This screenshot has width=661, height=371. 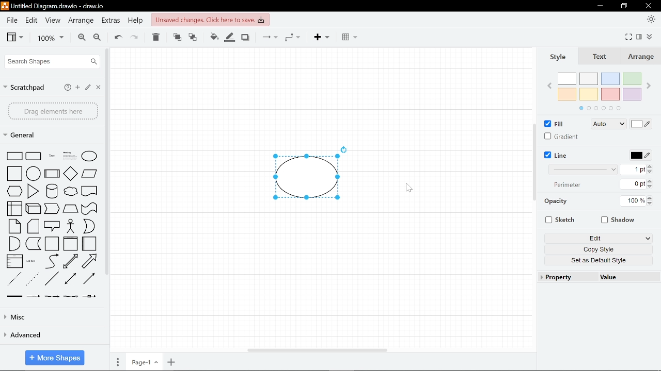 What do you see at coordinates (562, 136) in the screenshot?
I see `Gradiant` at bounding box center [562, 136].